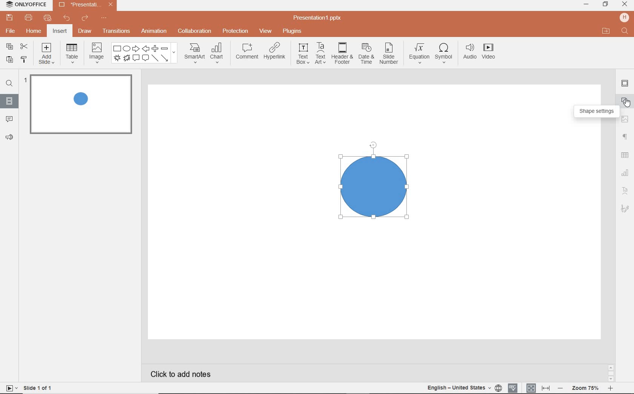  I want to click on shapes, so click(145, 53).